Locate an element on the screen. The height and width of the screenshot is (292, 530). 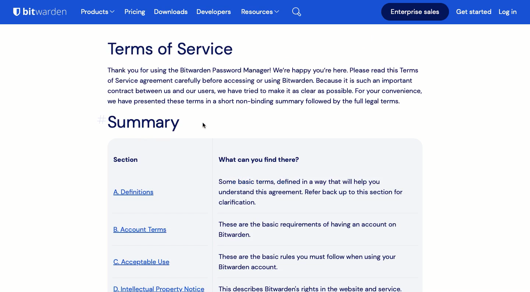
Log in is located at coordinates (508, 11).